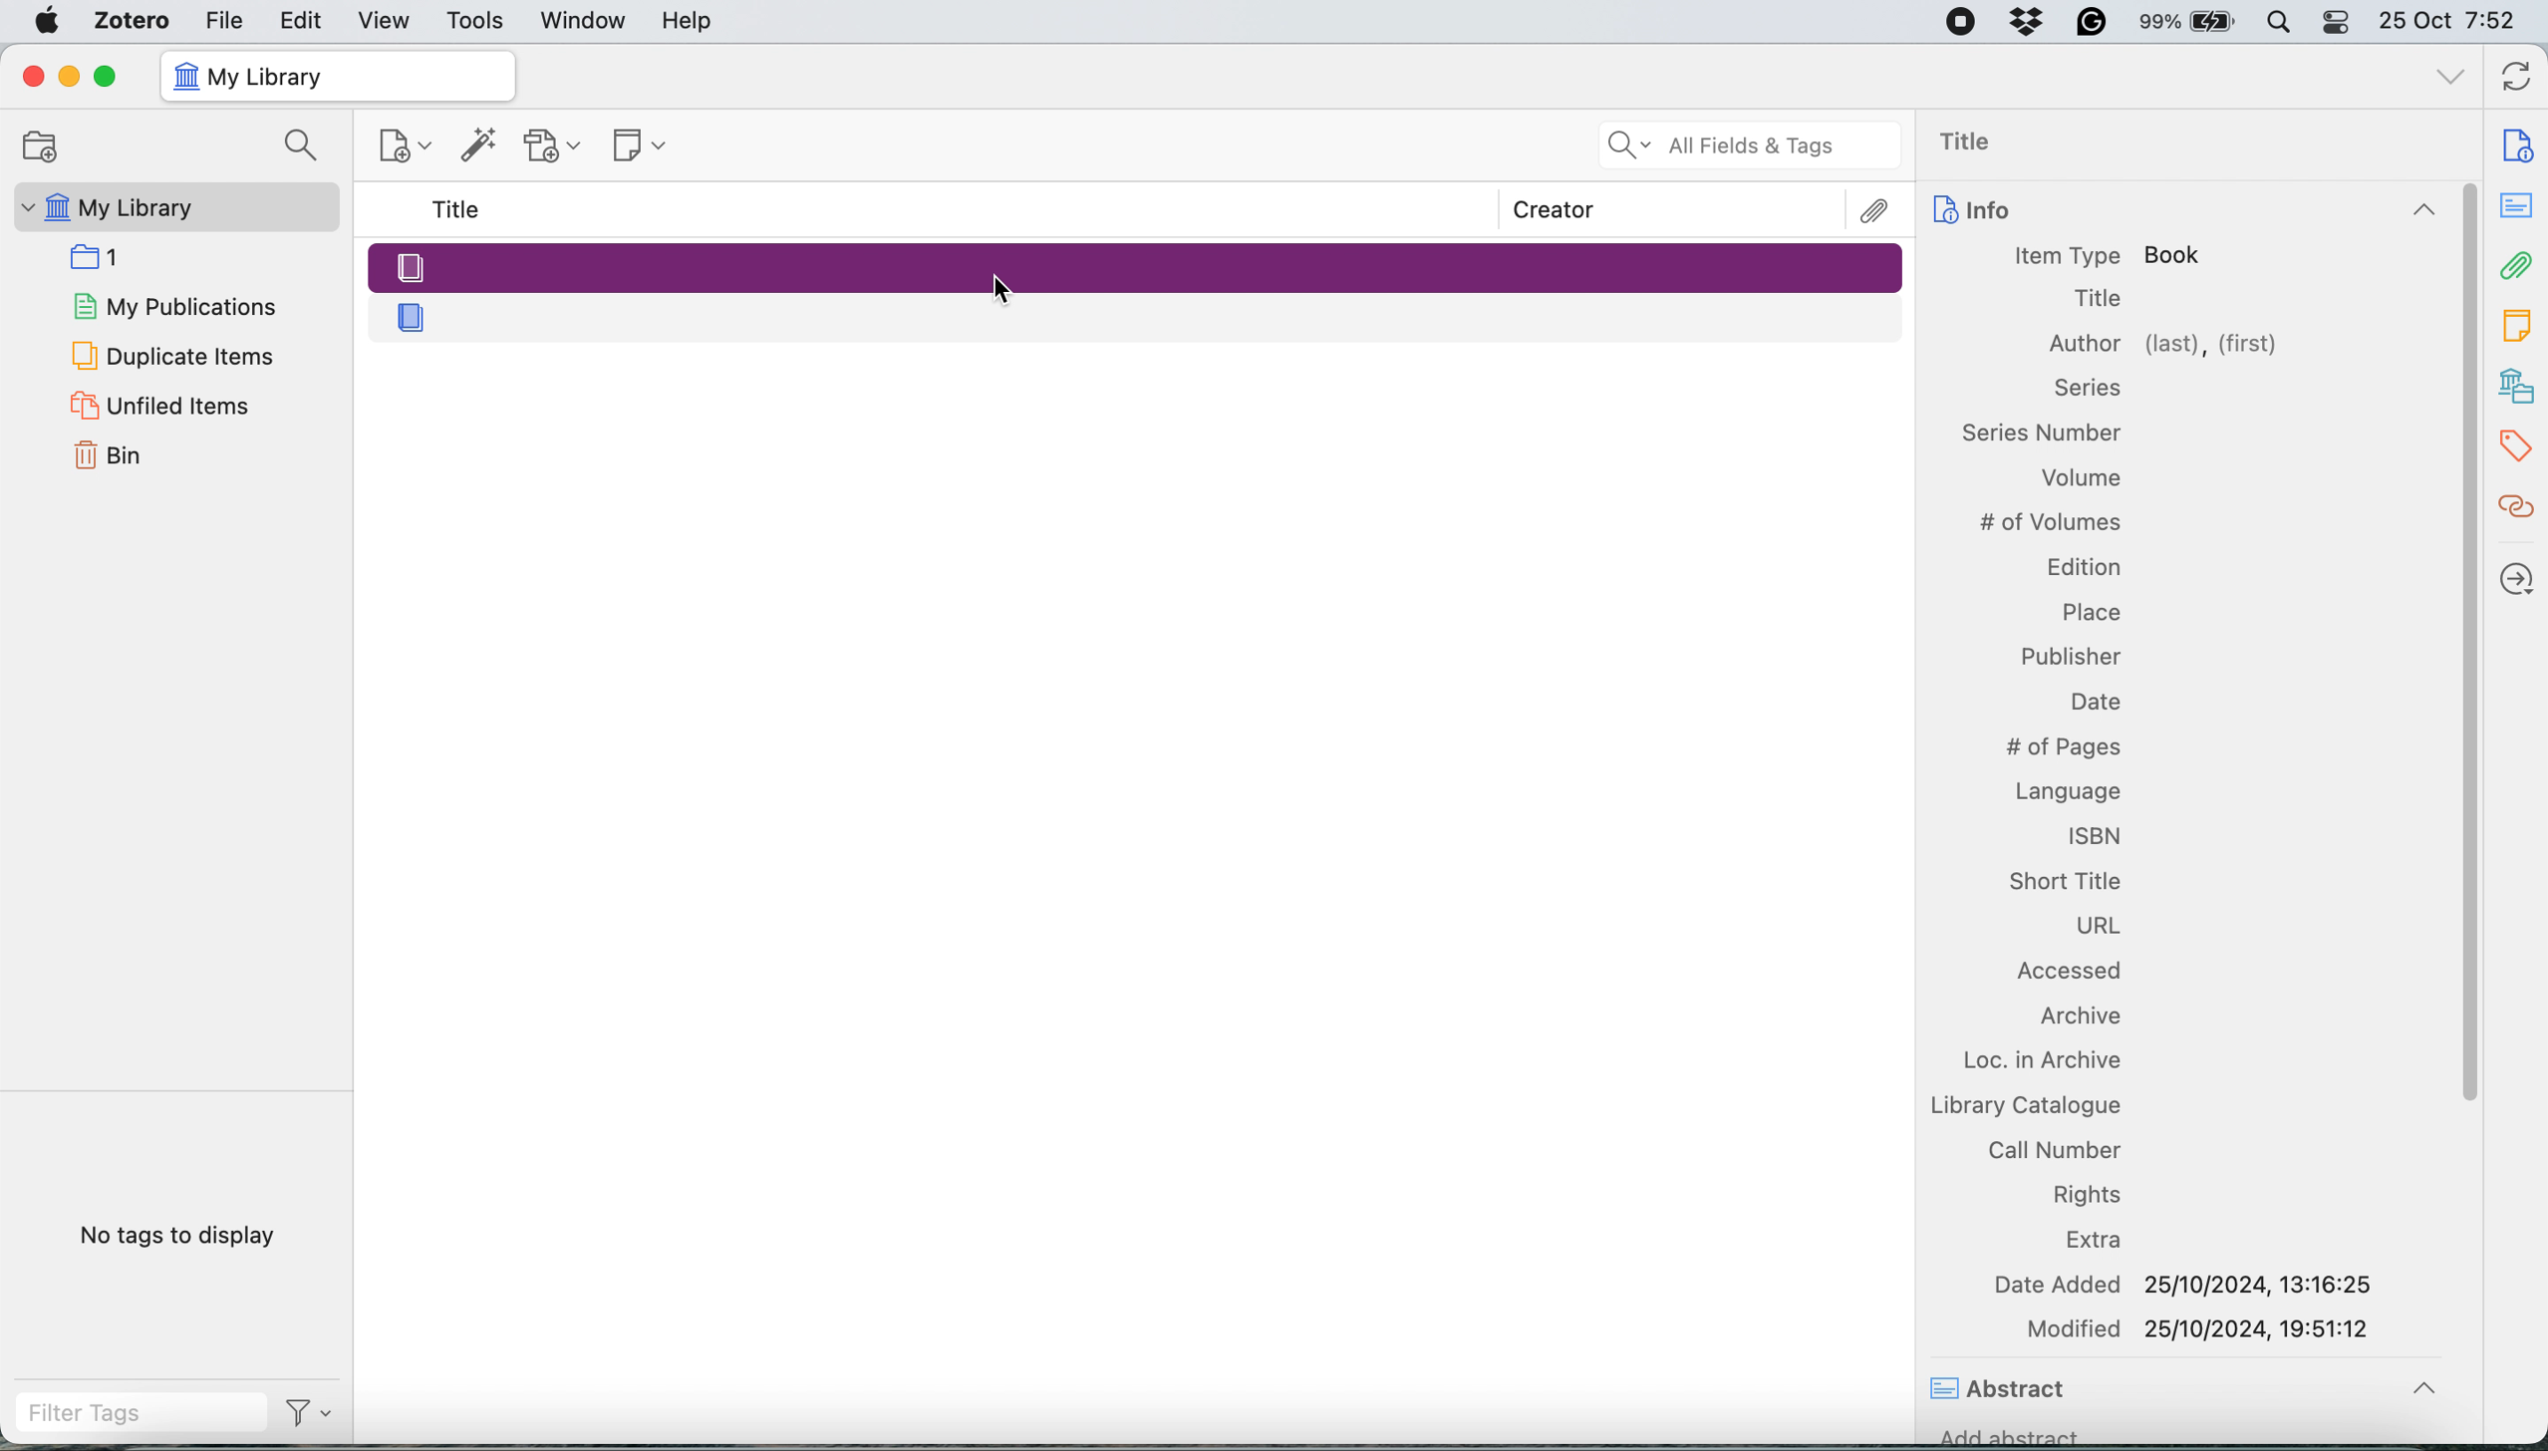  What do you see at coordinates (408, 149) in the screenshot?
I see `New Item` at bounding box center [408, 149].